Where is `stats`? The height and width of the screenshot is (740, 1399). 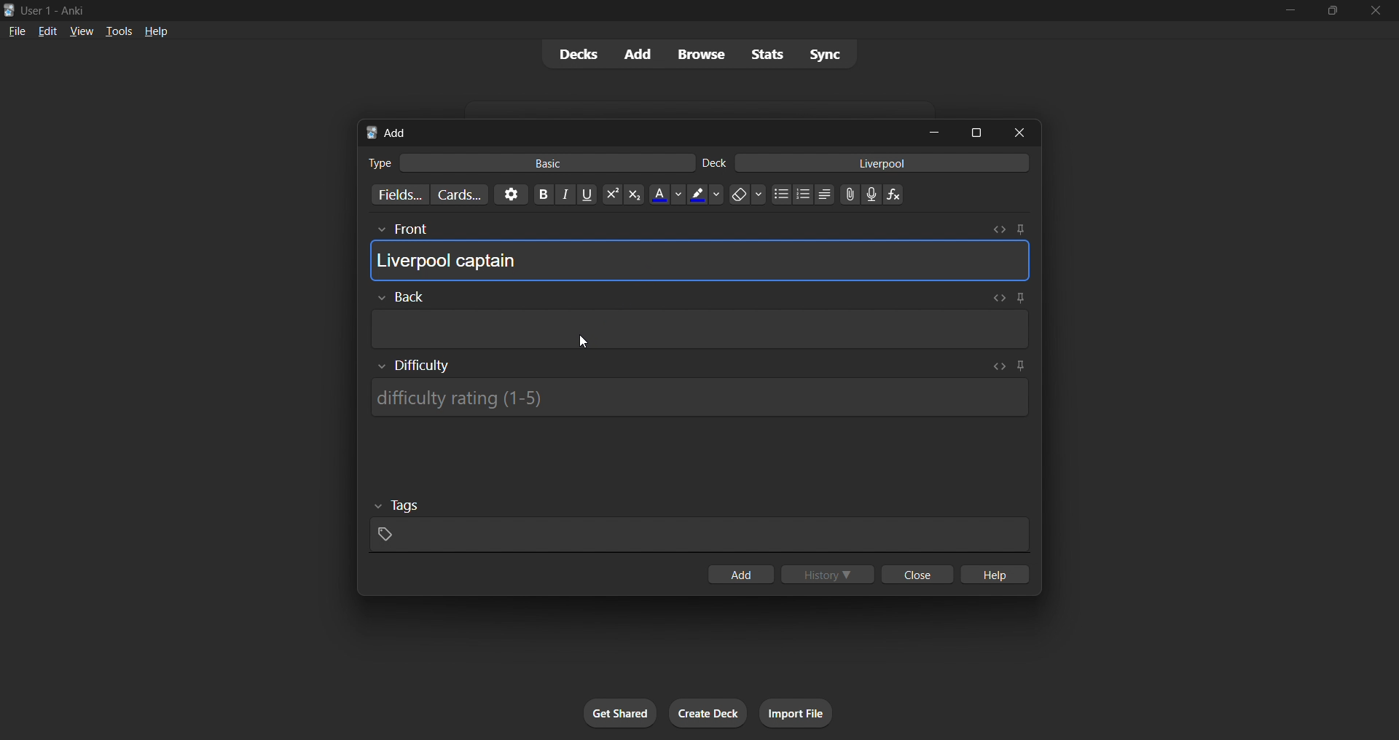
stats is located at coordinates (767, 54).